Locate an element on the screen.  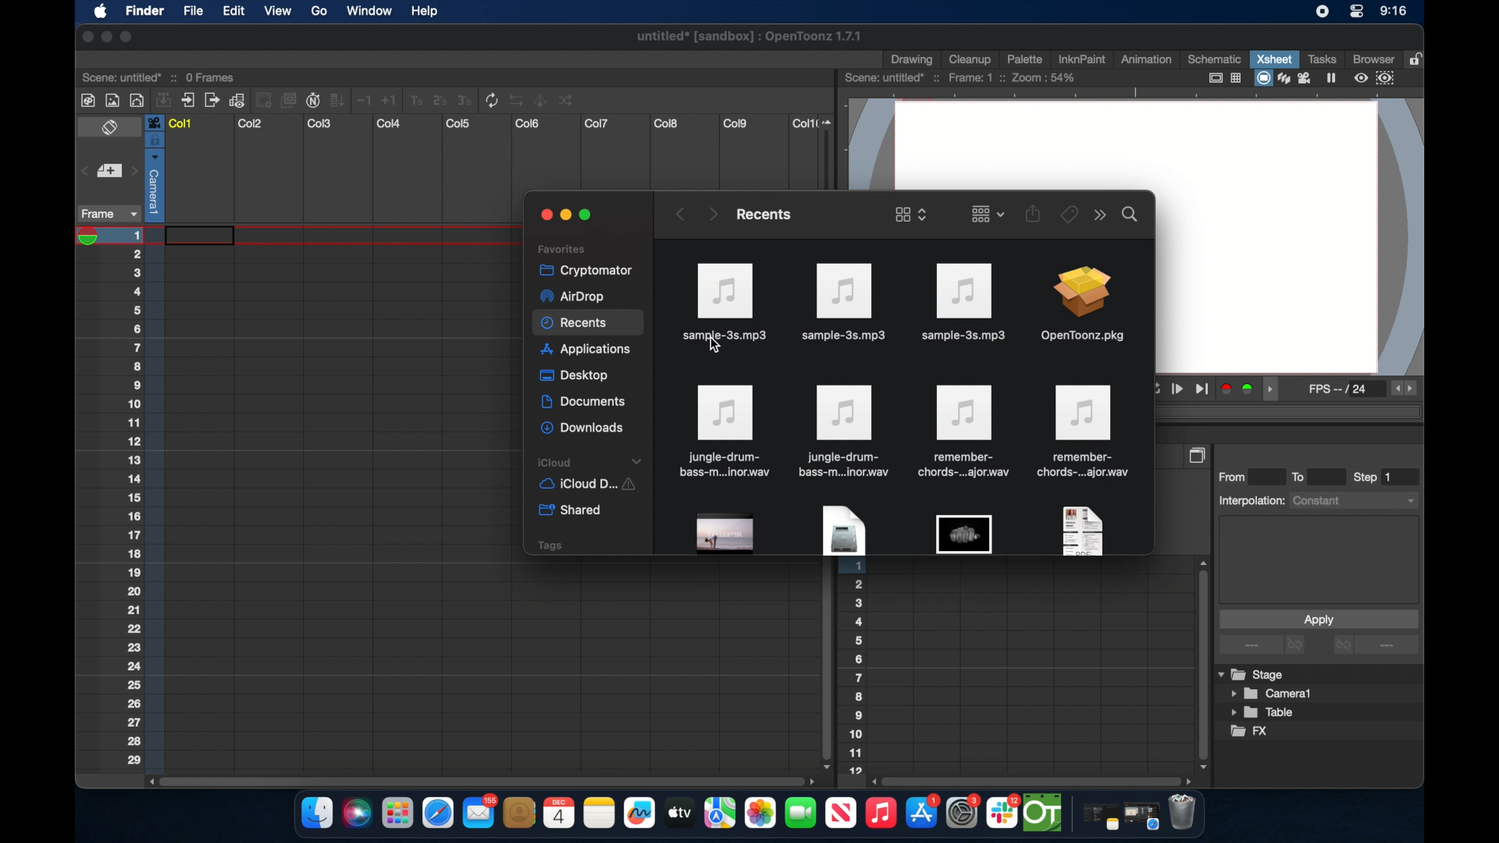
safari is located at coordinates (1142, 816).